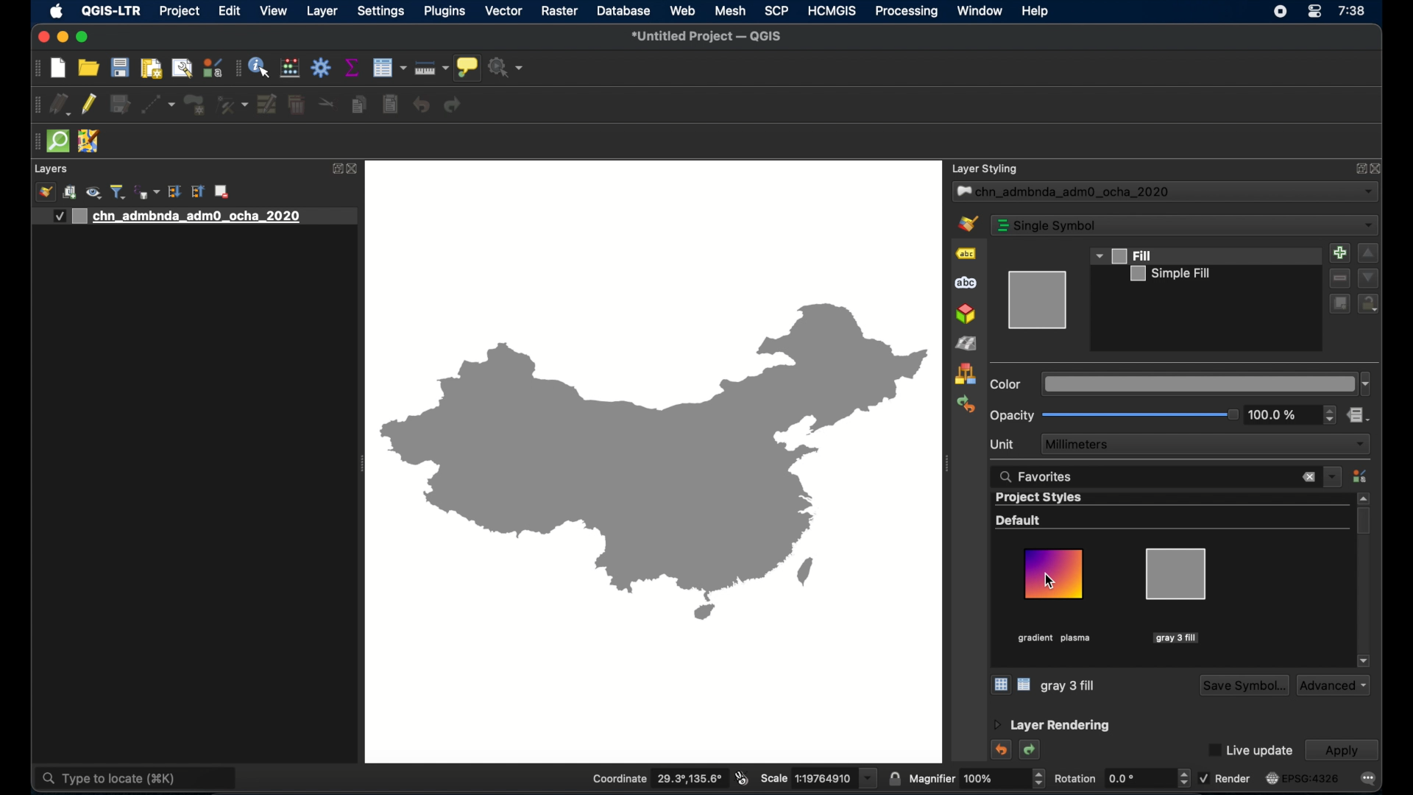 The width and height of the screenshot is (1413, 795). Describe the element at coordinates (60, 105) in the screenshot. I see `current layer edits` at that location.